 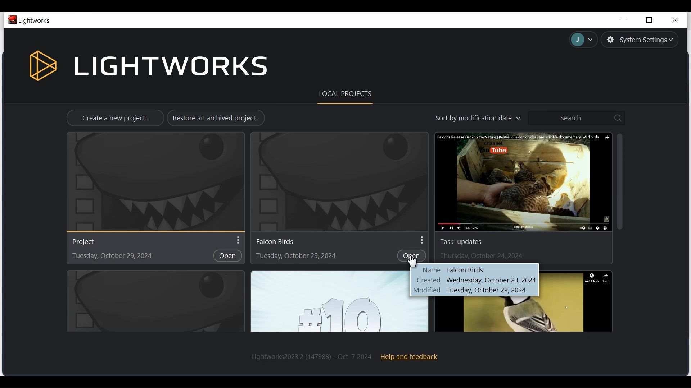 I want to click on Existing Lightworks projects display, so click(x=153, y=182).